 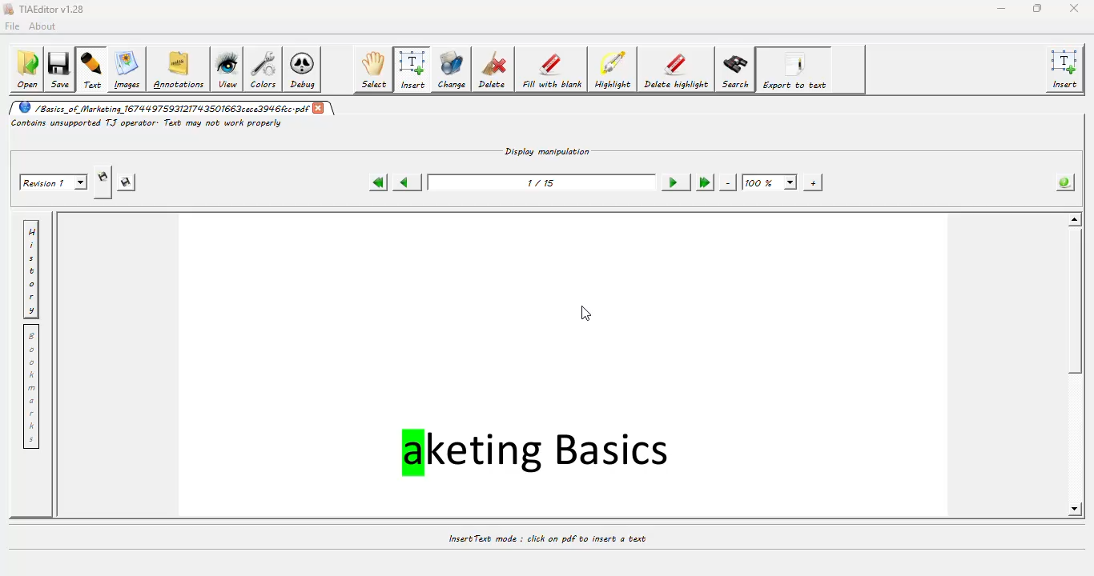 I want to click on previous page, so click(x=405, y=181).